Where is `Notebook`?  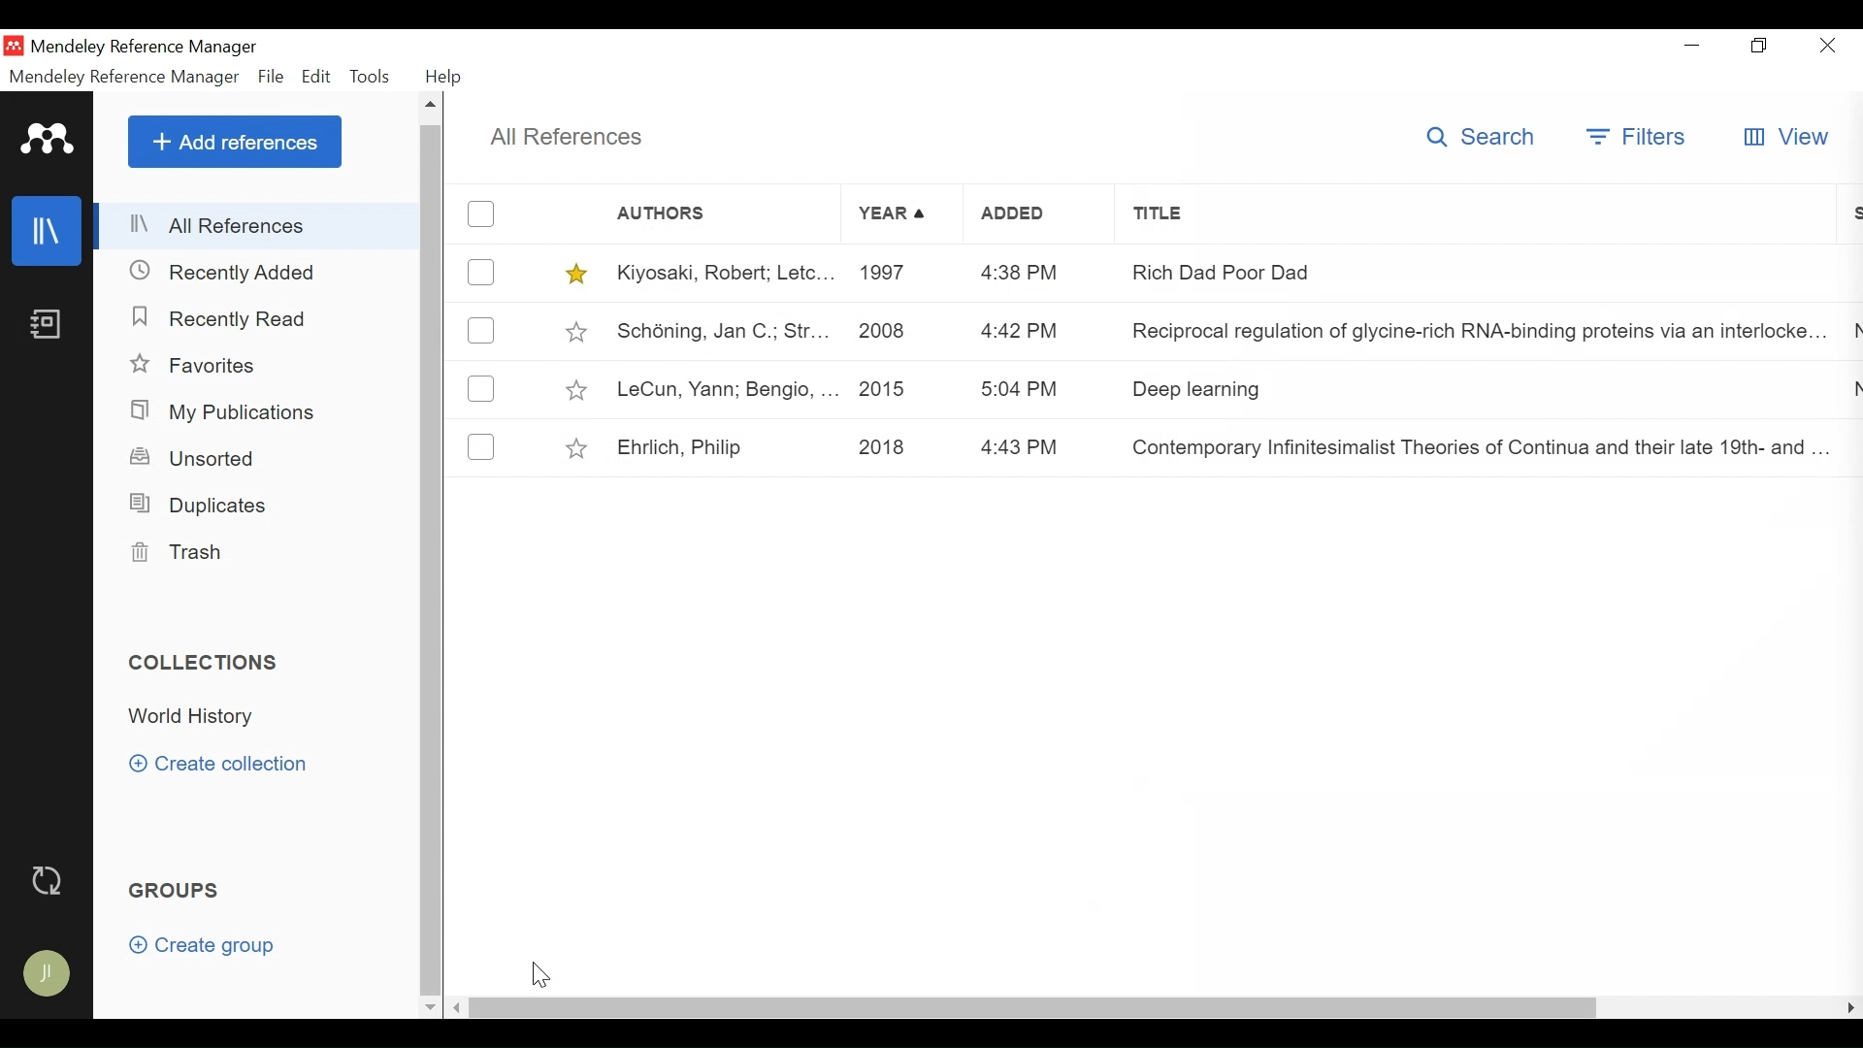 Notebook is located at coordinates (49, 325).